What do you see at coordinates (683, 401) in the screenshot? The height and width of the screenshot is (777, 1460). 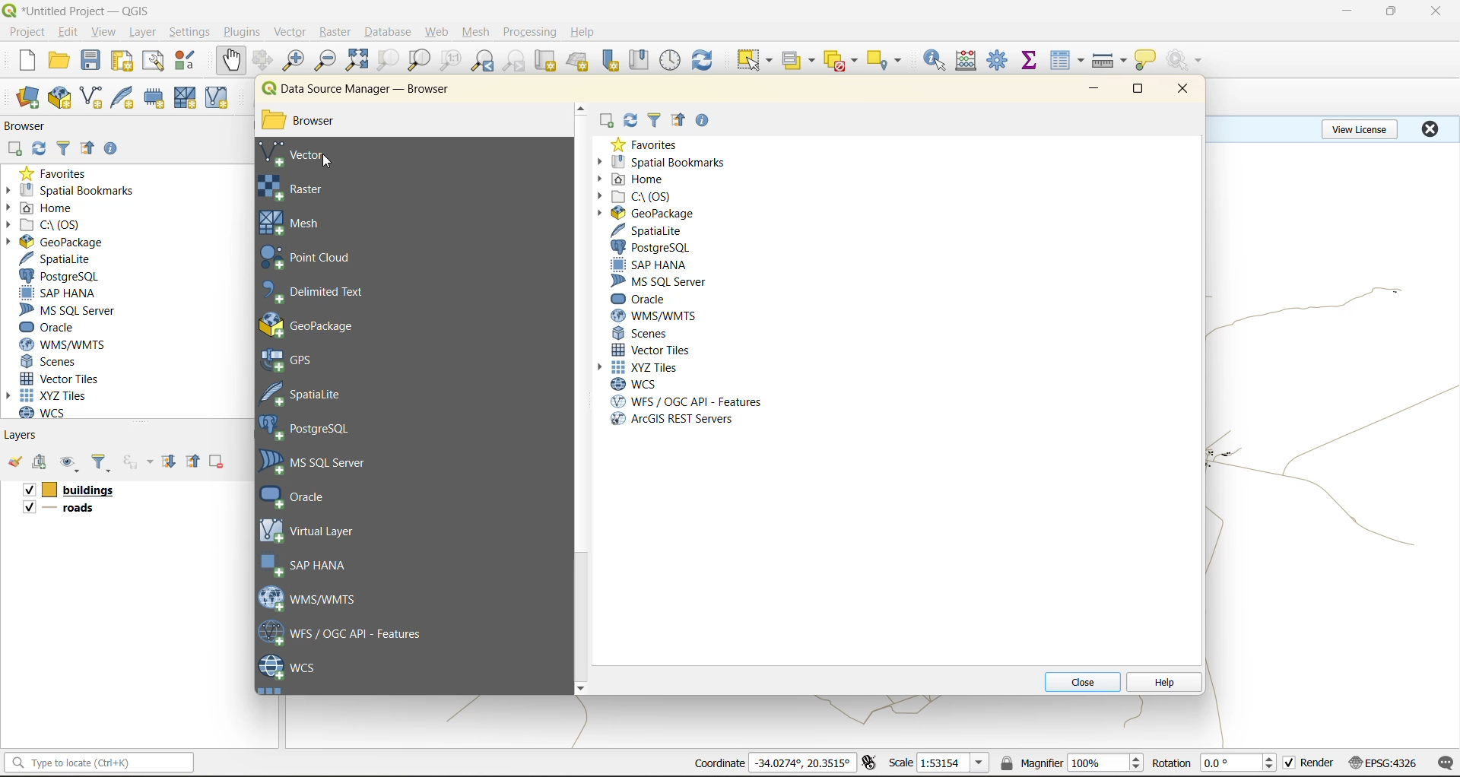 I see `wfs/ogc api features` at bounding box center [683, 401].